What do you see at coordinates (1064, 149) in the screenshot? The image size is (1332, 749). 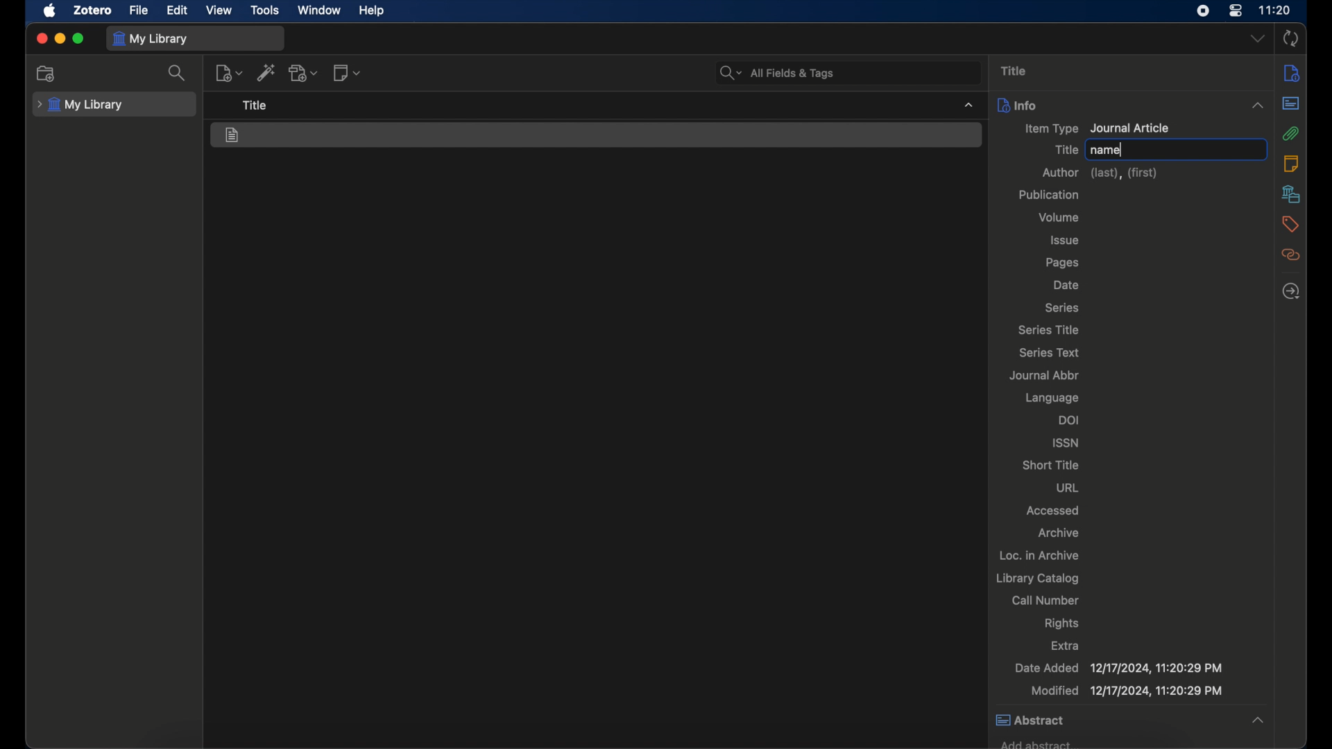 I see `title` at bounding box center [1064, 149].